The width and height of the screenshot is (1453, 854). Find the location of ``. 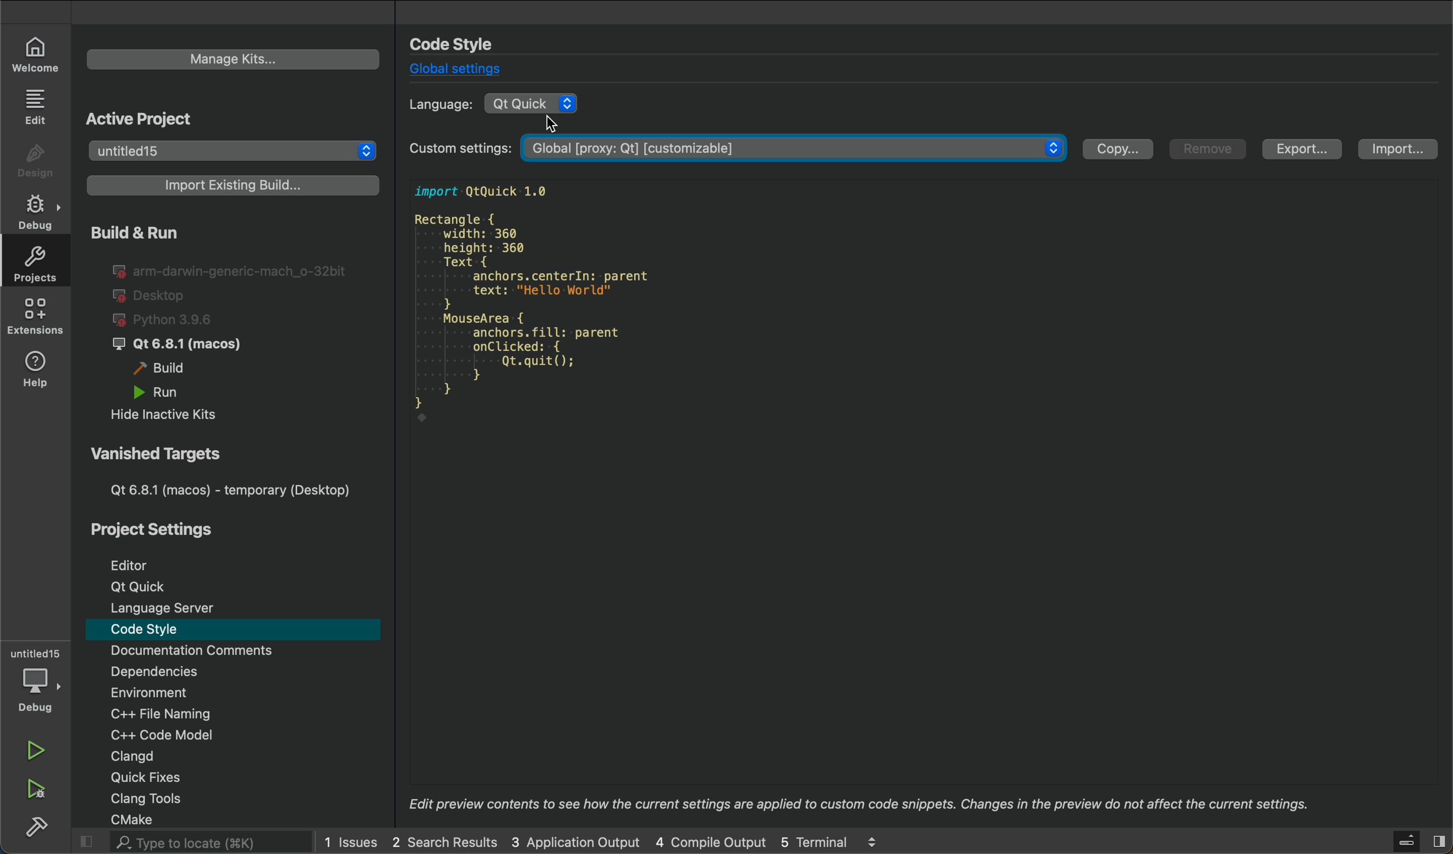

 is located at coordinates (866, 802).